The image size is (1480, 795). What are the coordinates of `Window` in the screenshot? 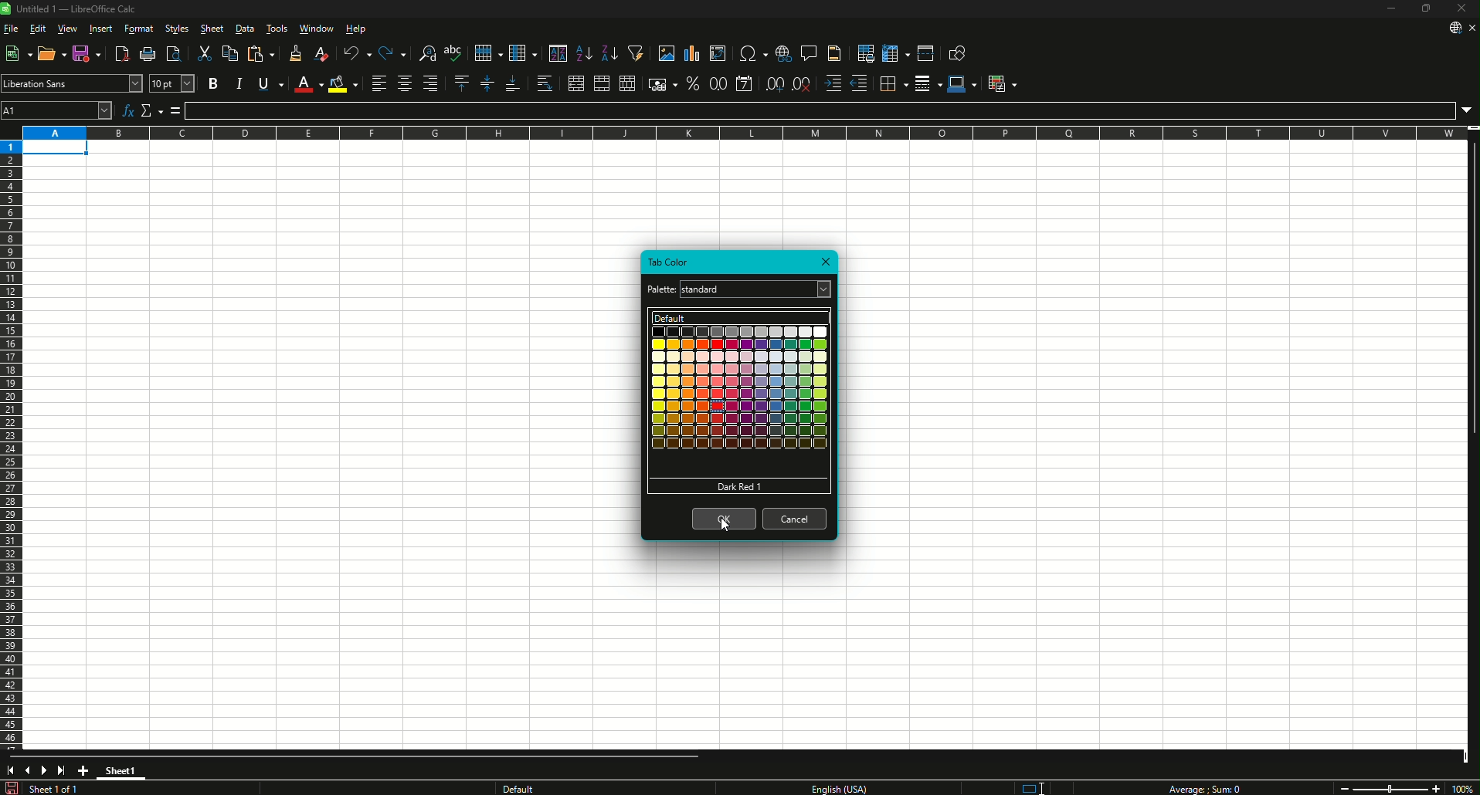 It's located at (317, 28).